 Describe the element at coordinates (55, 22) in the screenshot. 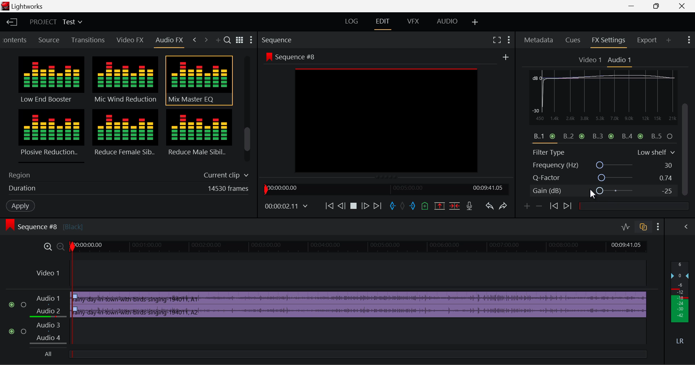

I see `Project Title` at that location.